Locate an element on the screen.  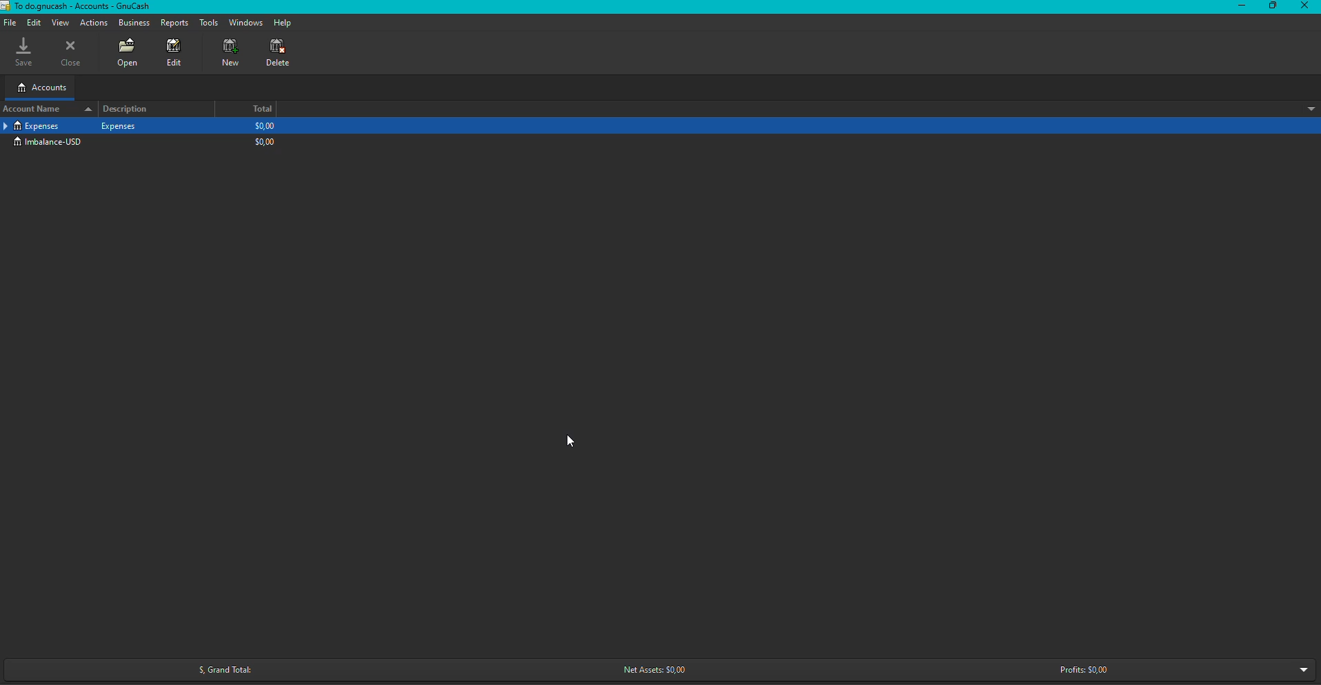
Imbalance is located at coordinates (50, 142).